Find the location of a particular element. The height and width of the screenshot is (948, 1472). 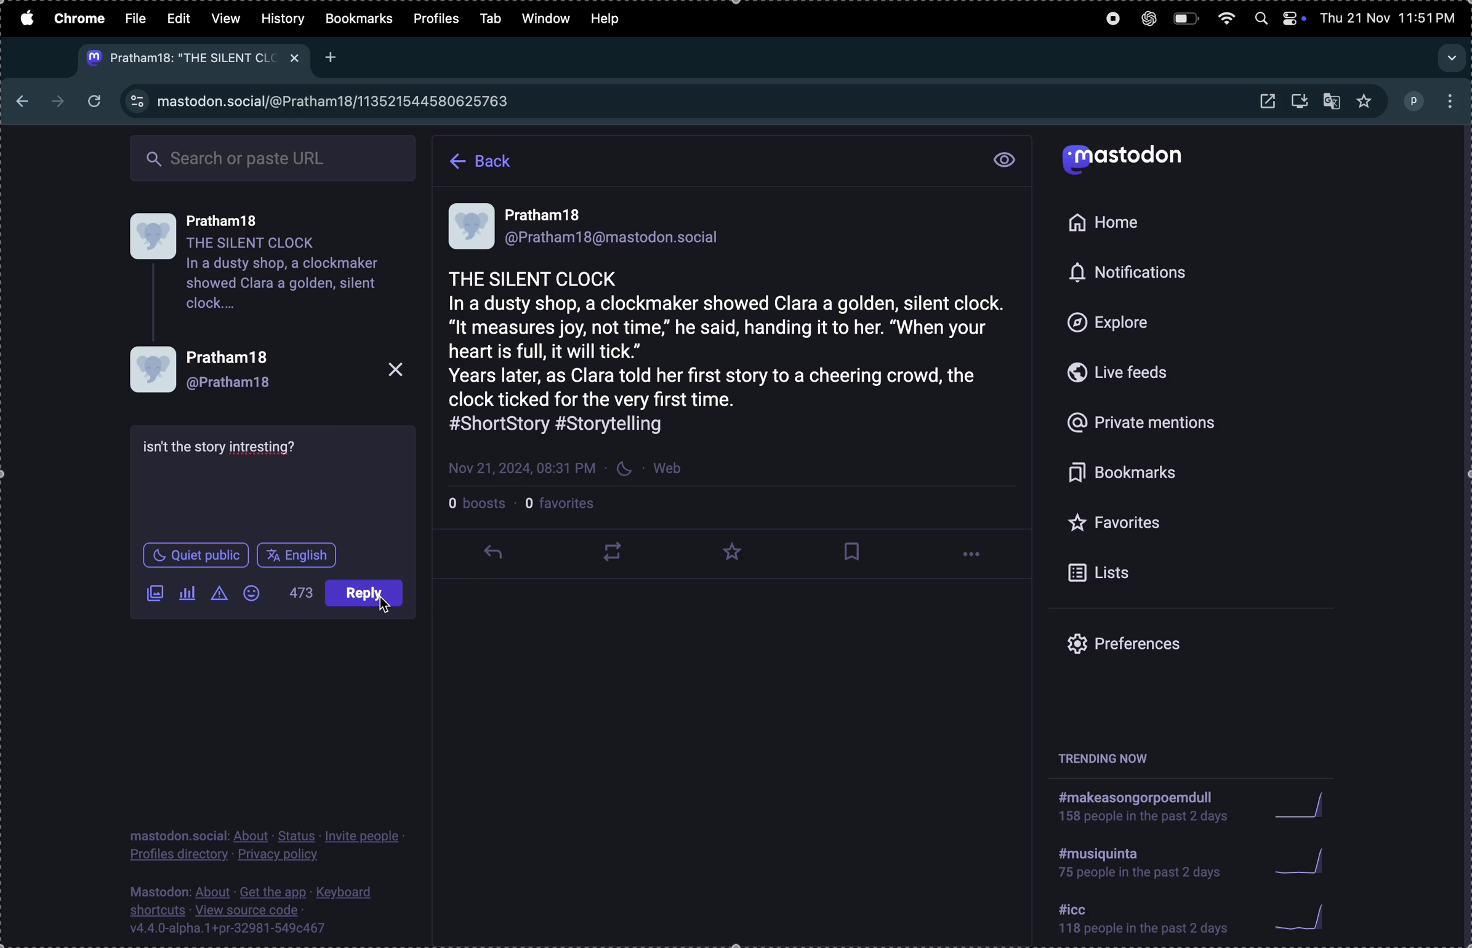

bookmark is located at coordinates (853, 552).